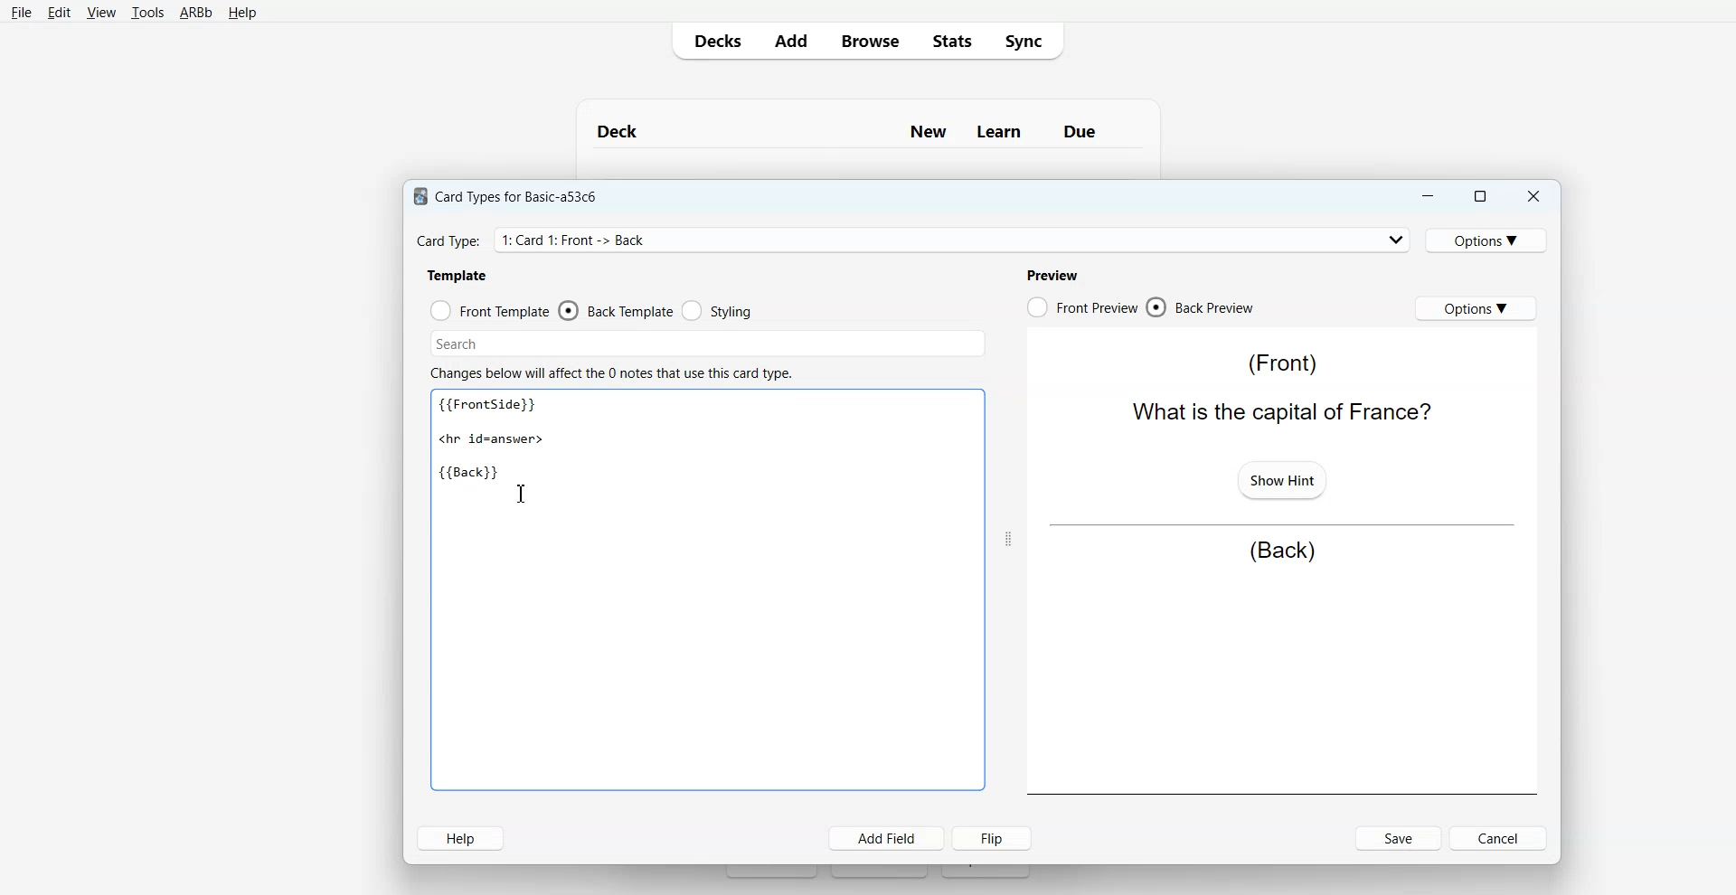  Describe the element at coordinates (490, 311) in the screenshot. I see `Front Template` at that location.